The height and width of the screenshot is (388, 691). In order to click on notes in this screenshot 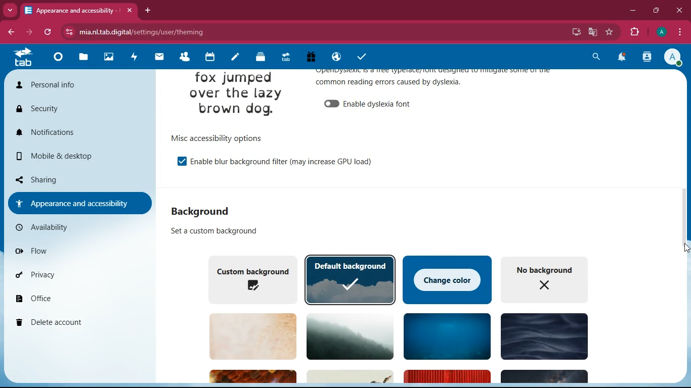, I will do `click(235, 59)`.